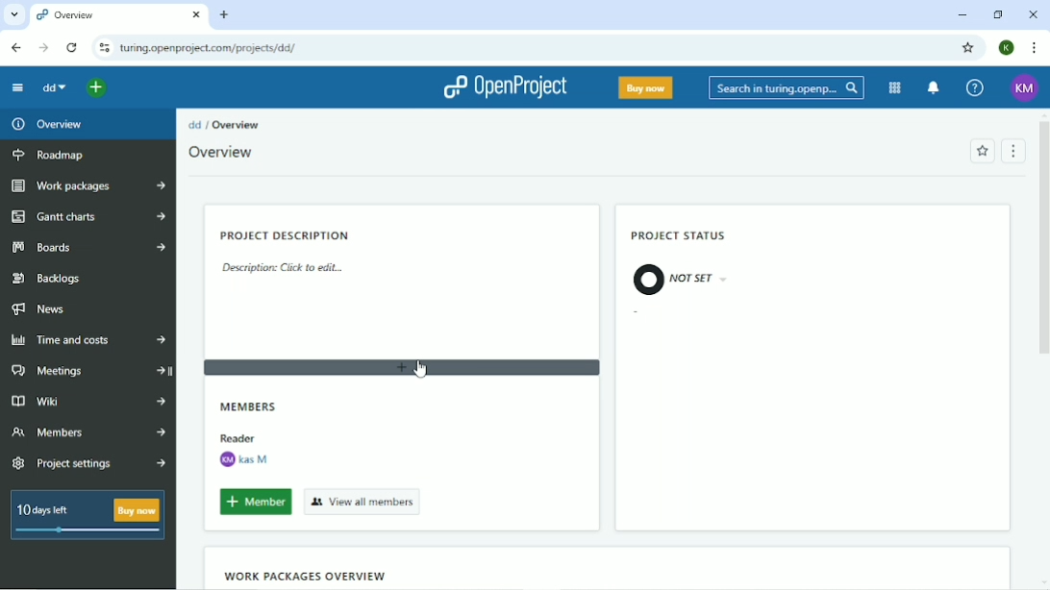 The height and width of the screenshot is (590, 1050). What do you see at coordinates (237, 125) in the screenshot?
I see `Overview` at bounding box center [237, 125].